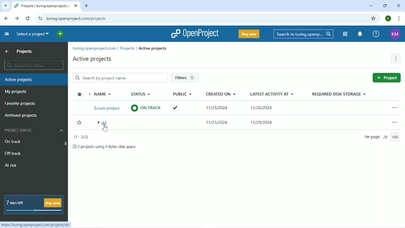 The width and height of the screenshot is (405, 228). I want to click on Forward, so click(17, 19).